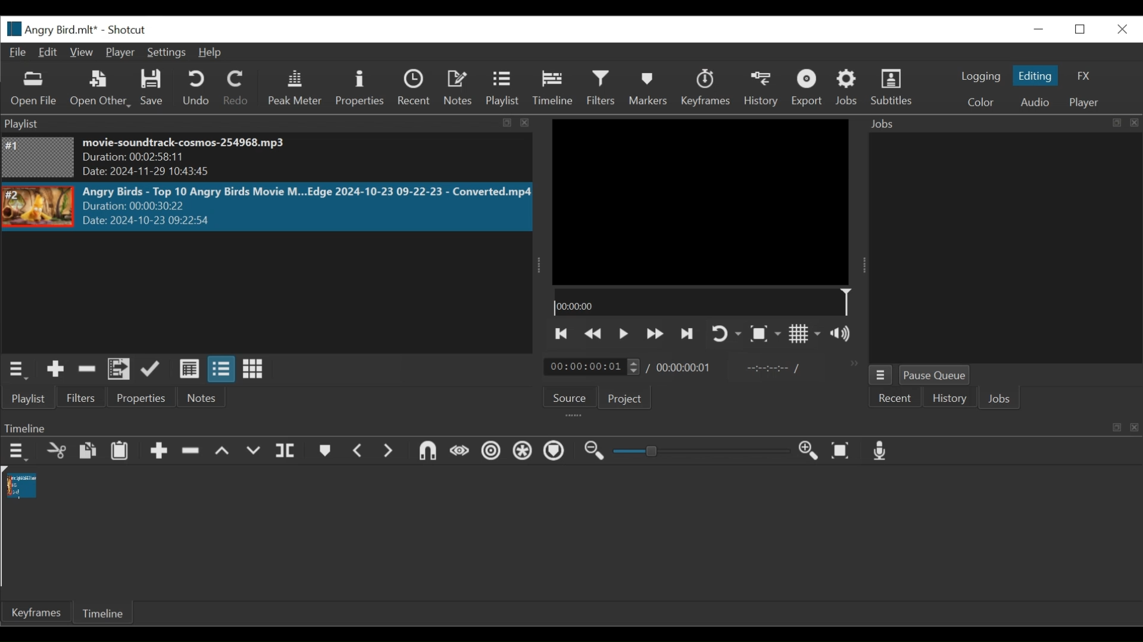 Image resolution: width=1143 pixels, height=642 pixels. I want to click on logging, so click(981, 76).